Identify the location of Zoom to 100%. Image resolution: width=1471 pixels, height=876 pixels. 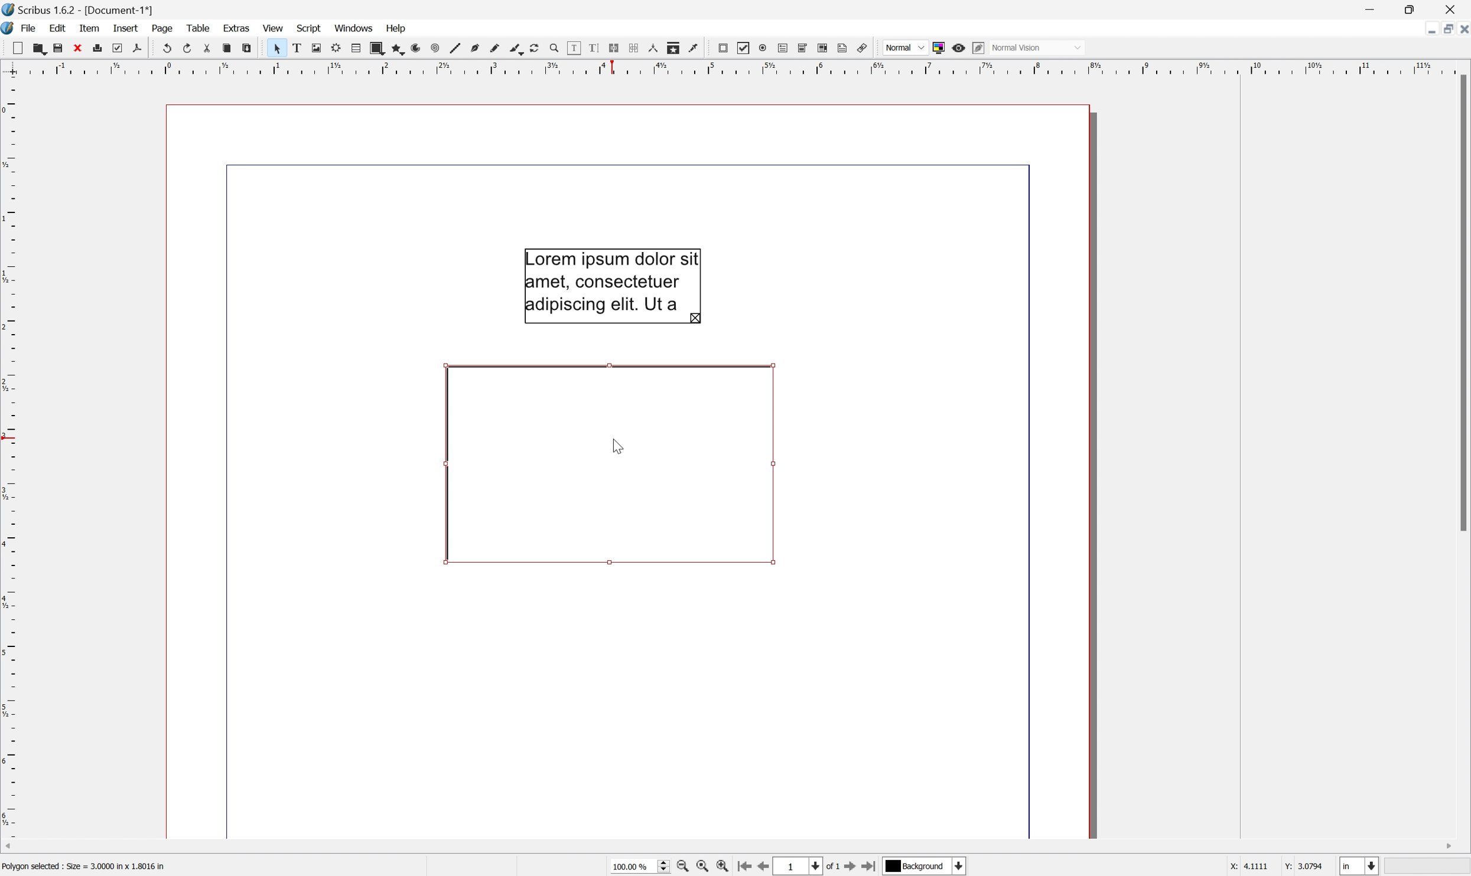
(705, 867).